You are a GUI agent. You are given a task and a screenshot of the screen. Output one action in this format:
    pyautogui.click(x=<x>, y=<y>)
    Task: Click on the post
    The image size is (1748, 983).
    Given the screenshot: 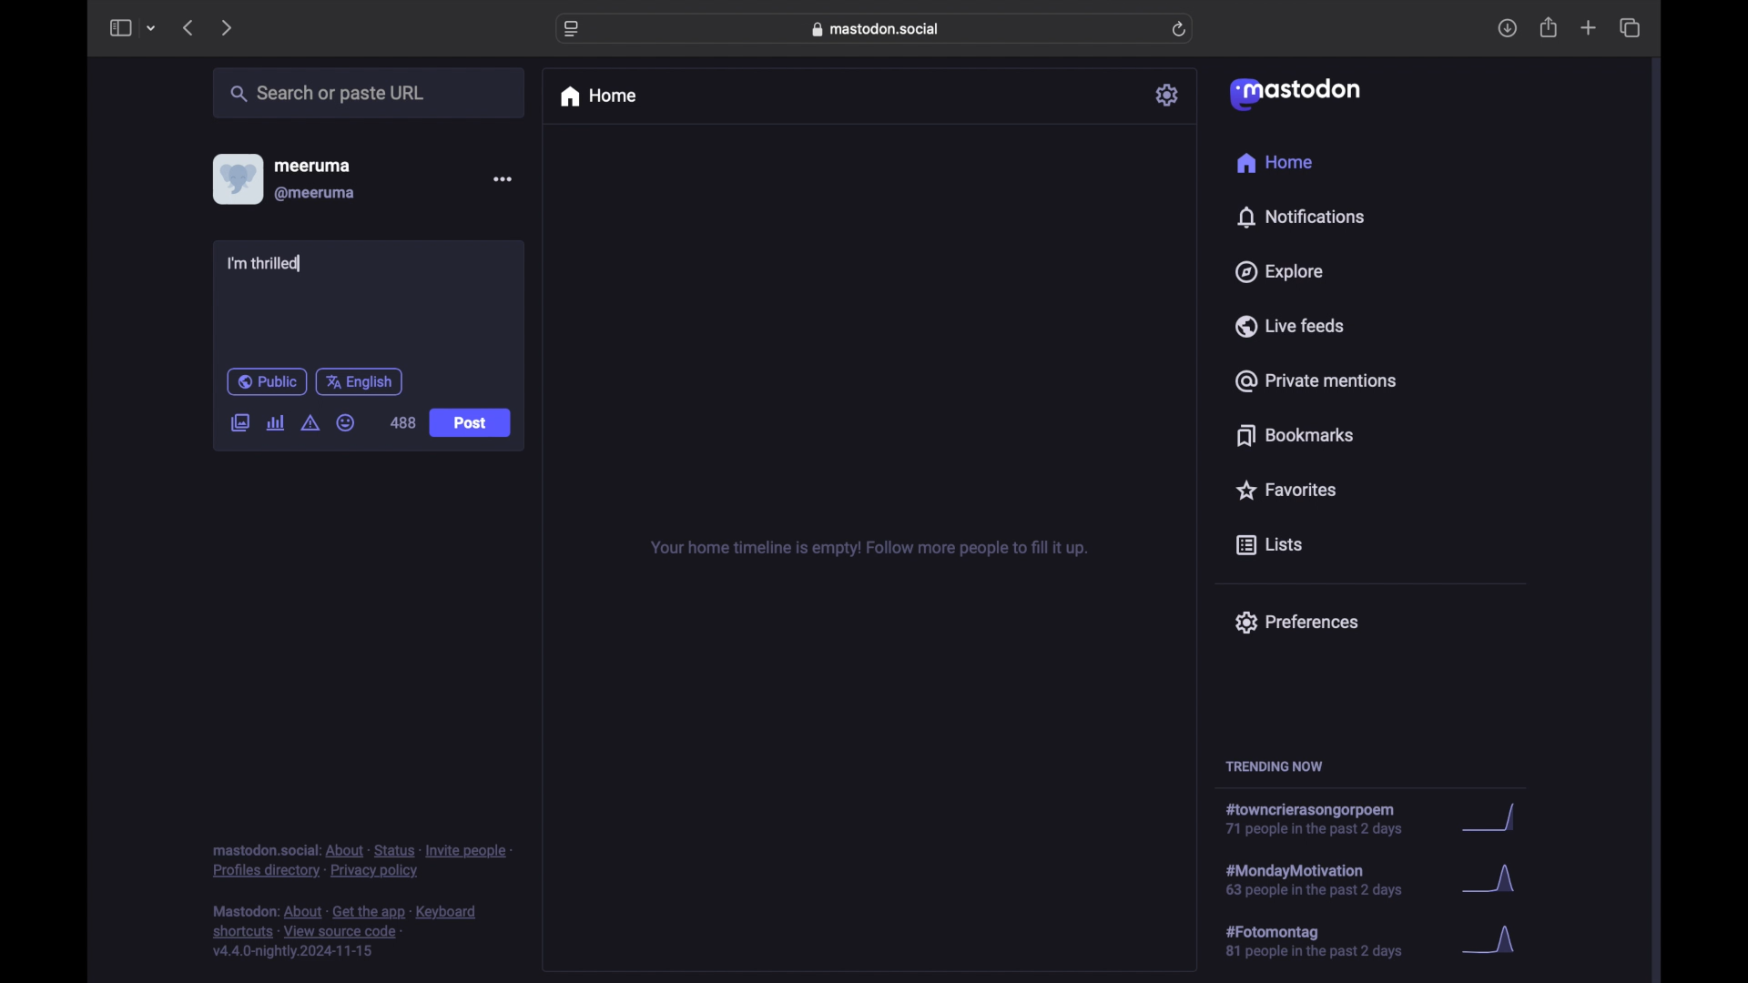 What is the action you would take?
    pyautogui.click(x=470, y=423)
    